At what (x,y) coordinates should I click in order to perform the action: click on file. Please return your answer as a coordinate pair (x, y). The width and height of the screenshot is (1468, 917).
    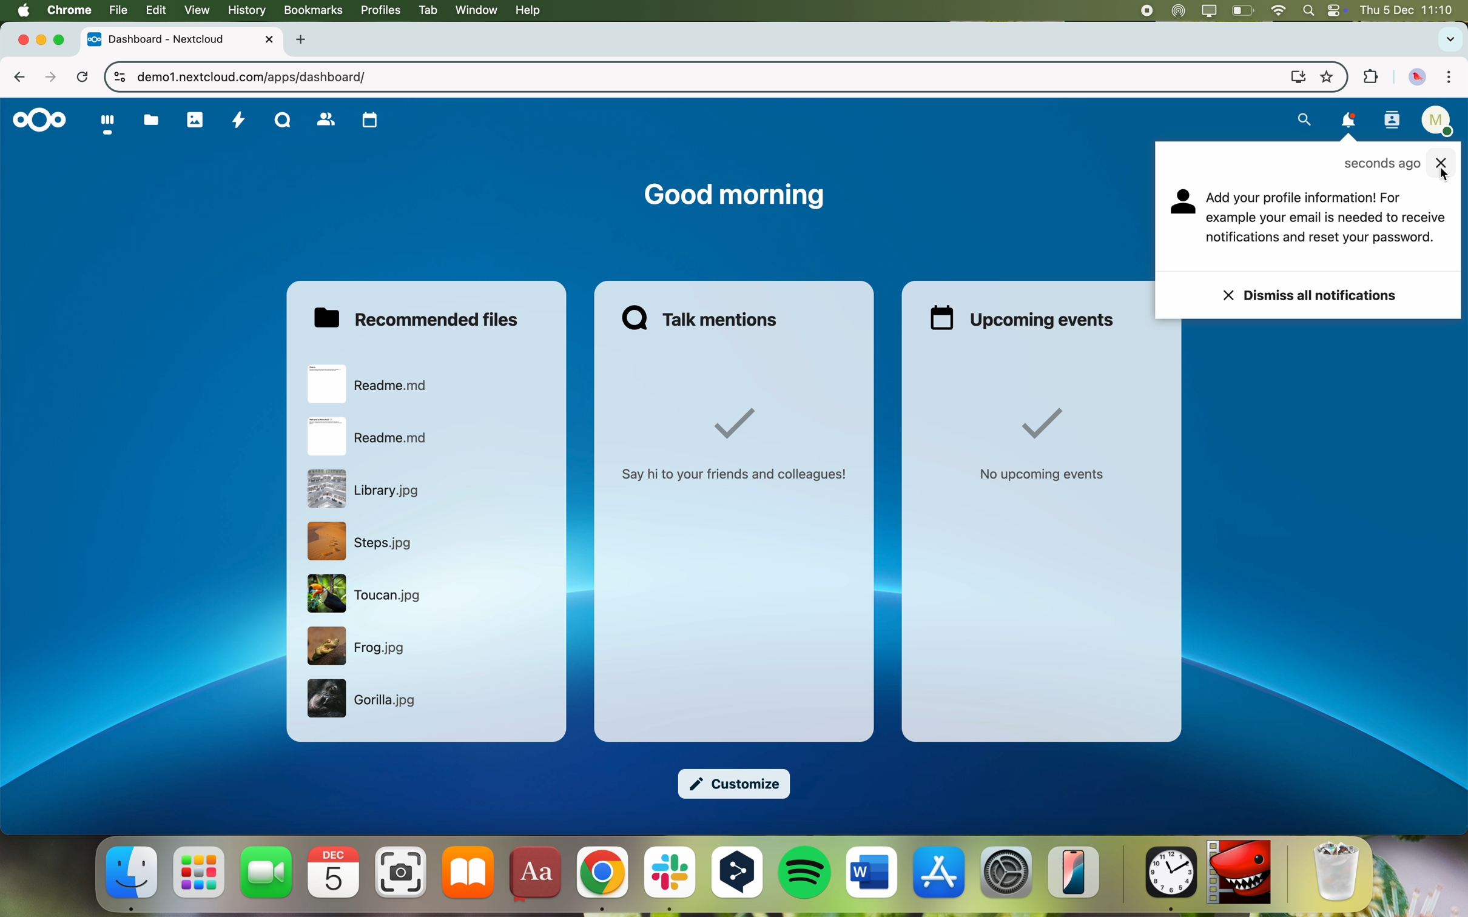
    Looking at the image, I should click on (116, 10).